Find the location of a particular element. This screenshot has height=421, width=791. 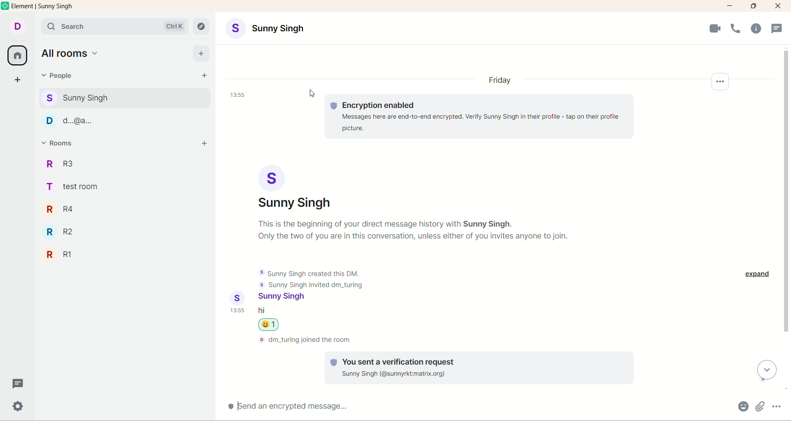

Sunny Singh chat is located at coordinates (124, 98).